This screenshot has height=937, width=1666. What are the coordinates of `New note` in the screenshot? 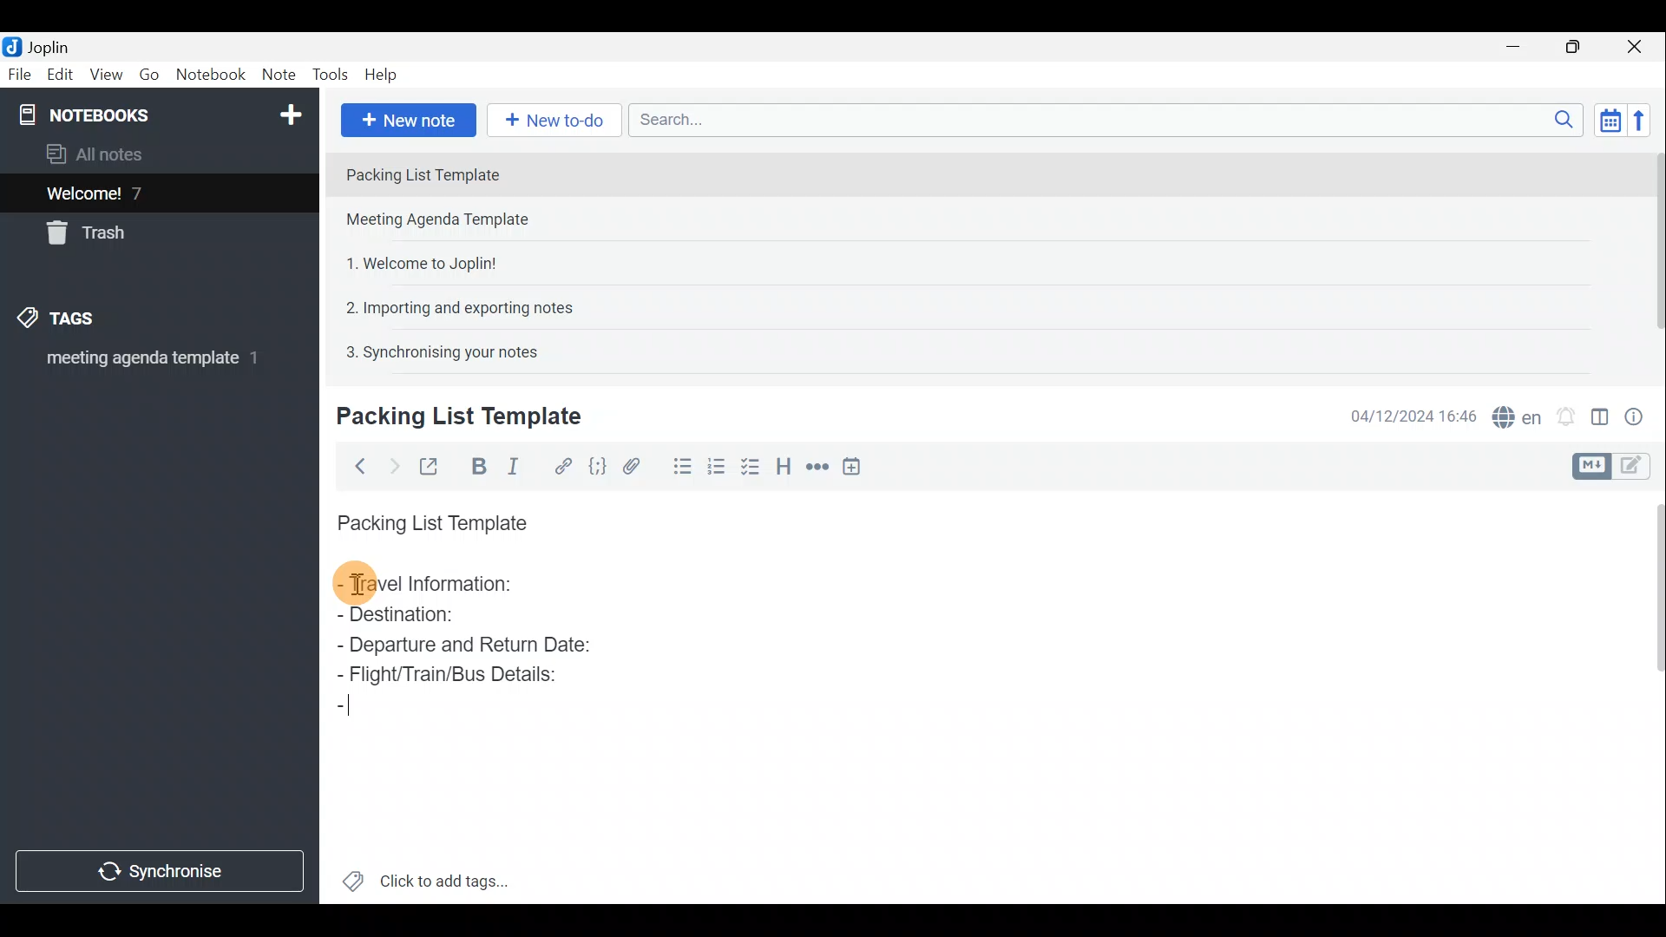 It's located at (407, 118).